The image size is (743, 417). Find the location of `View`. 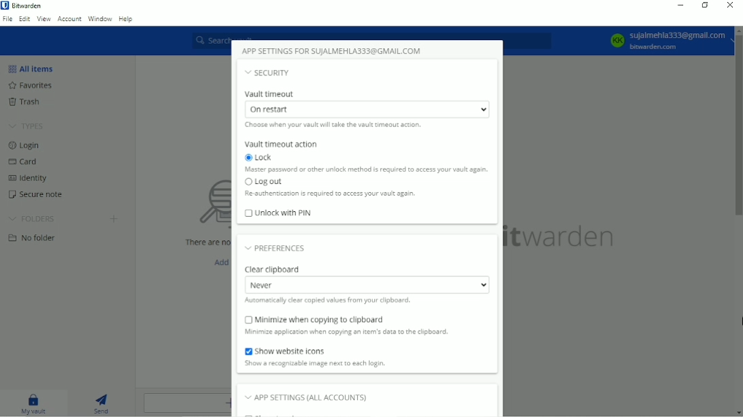

View is located at coordinates (43, 18).